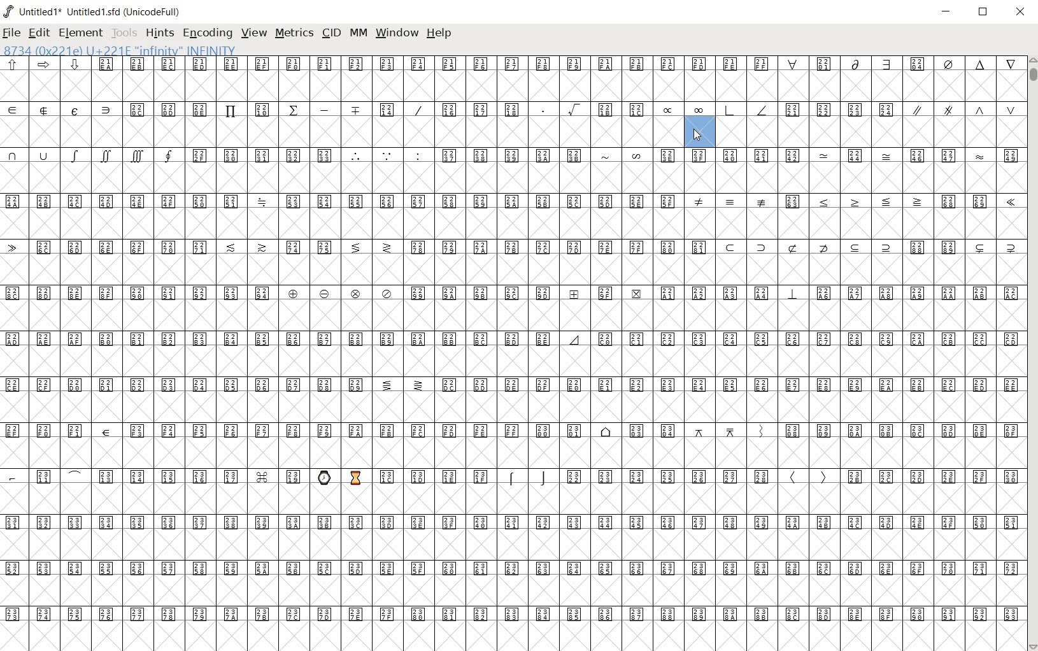 The image size is (1038, 651). What do you see at coordinates (341, 201) in the screenshot?
I see `Unicode code points` at bounding box center [341, 201].